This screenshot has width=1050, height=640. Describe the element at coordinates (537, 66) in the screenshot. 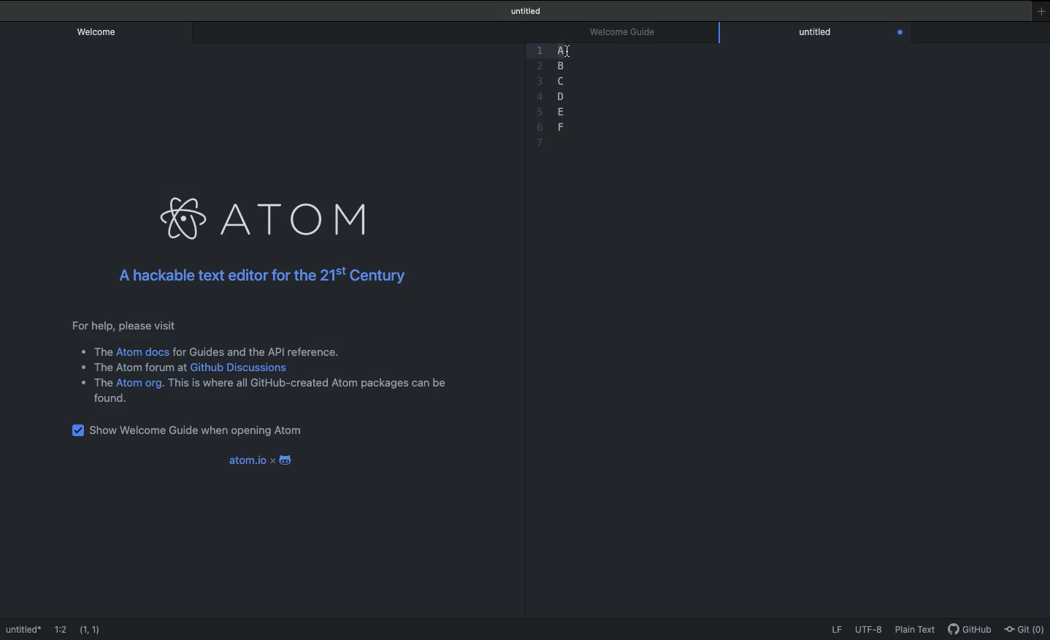

I see `` at that location.